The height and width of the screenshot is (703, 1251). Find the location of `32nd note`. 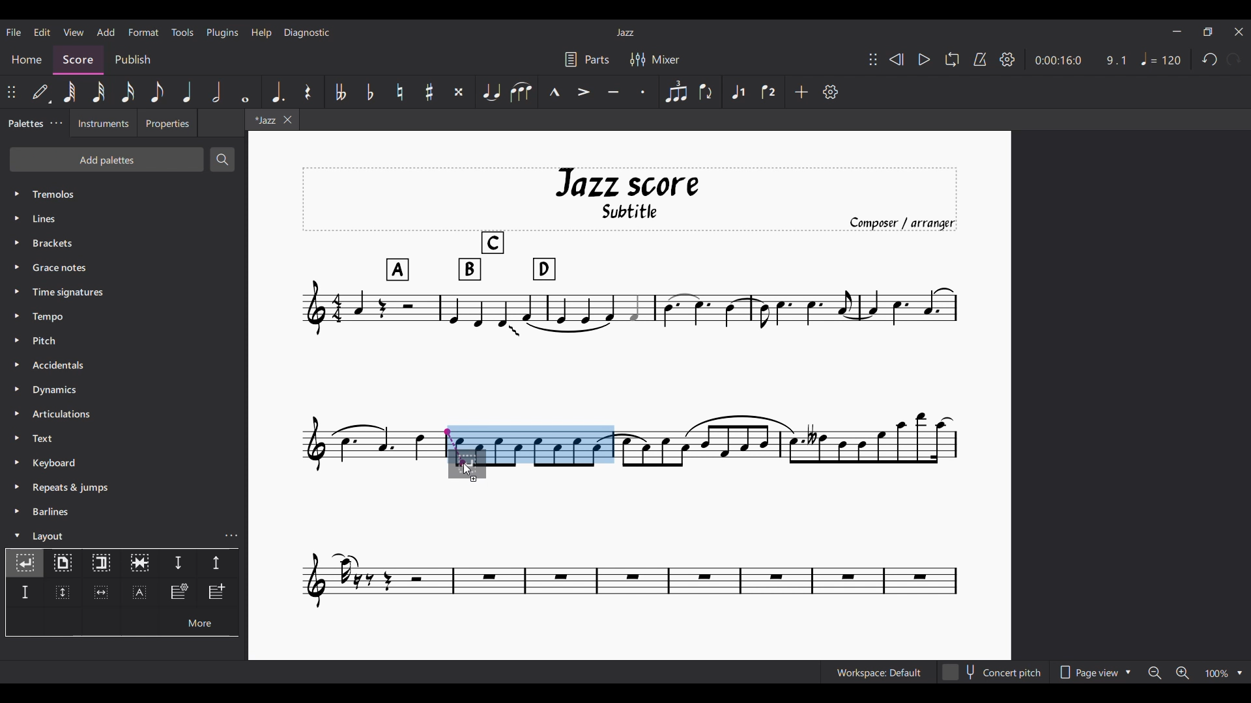

32nd note is located at coordinates (99, 92).